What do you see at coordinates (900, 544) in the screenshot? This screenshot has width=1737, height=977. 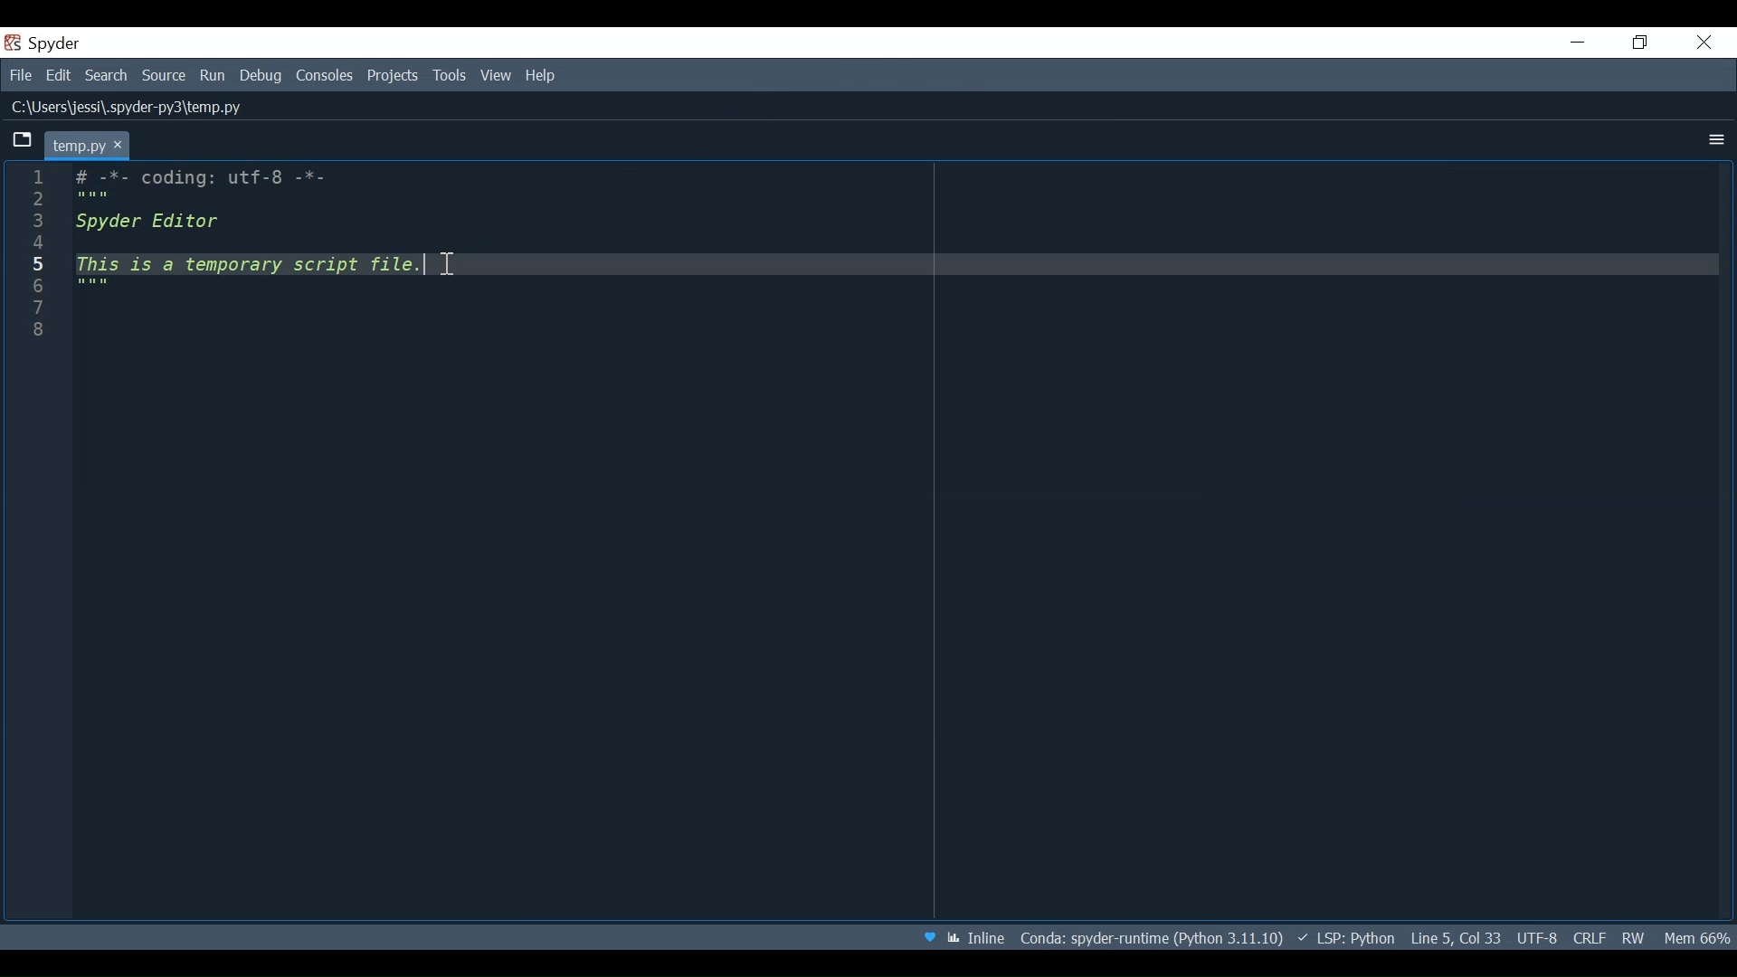 I see `# -*- coding: utf-8 -*- """ Spyder Editor  This is a temporary script file. """` at bounding box center [900, 544].